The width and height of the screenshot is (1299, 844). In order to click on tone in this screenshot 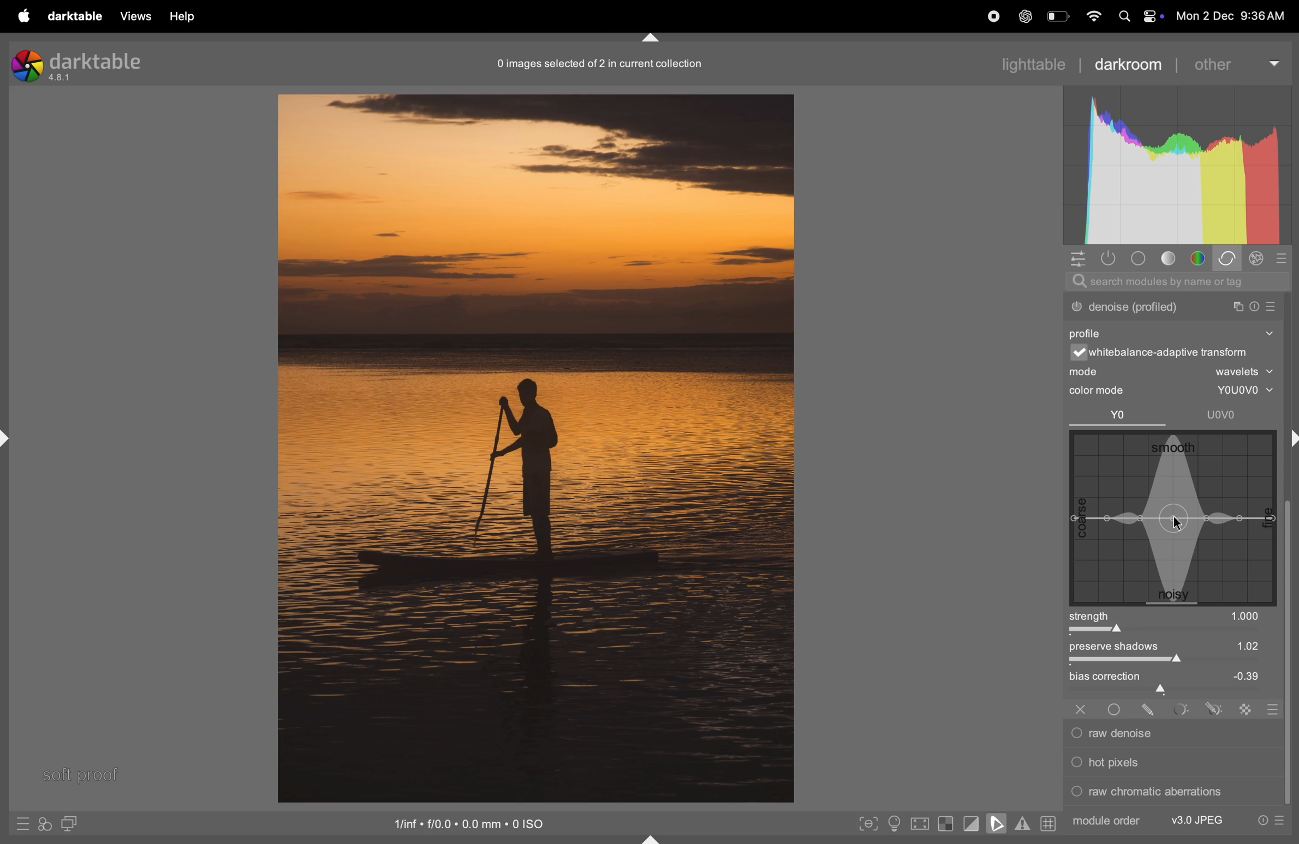, I will do `click(1170, 259)`.